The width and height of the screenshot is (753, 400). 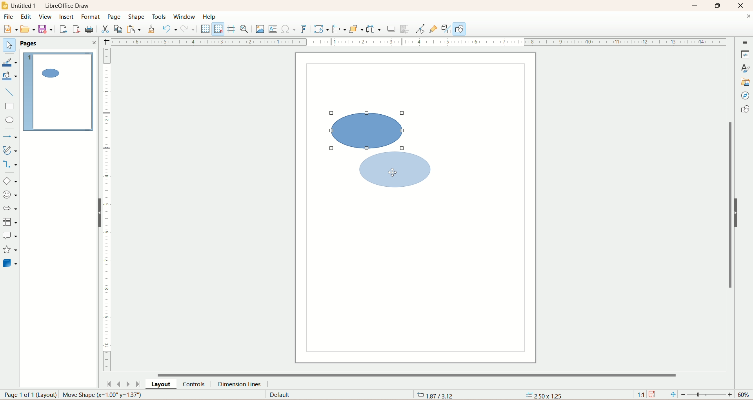 I want to click on page, so click(x=116, y=16).